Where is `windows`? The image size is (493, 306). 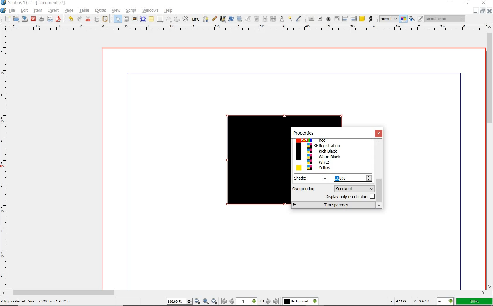 windows is located at coordinates (149, 10).